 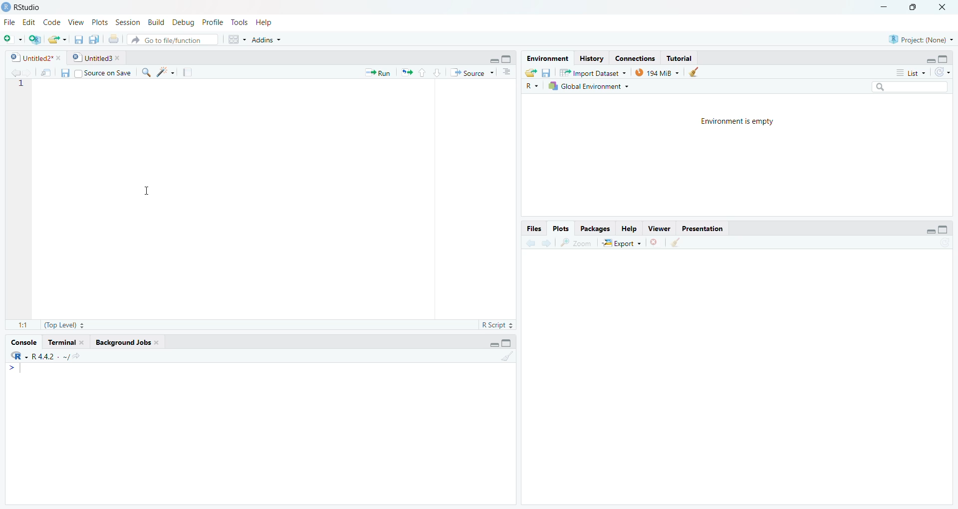 What do you see at coordinates (239, 22) in the screenshot?
I see `Tools` at bounding box center [239, 22].